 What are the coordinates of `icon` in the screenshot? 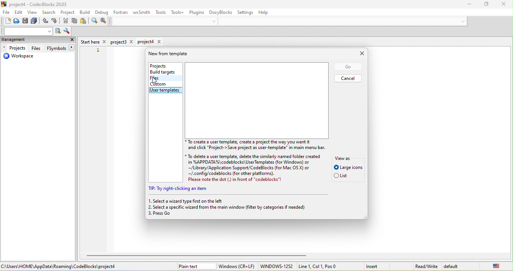 It's located at (5, 4).